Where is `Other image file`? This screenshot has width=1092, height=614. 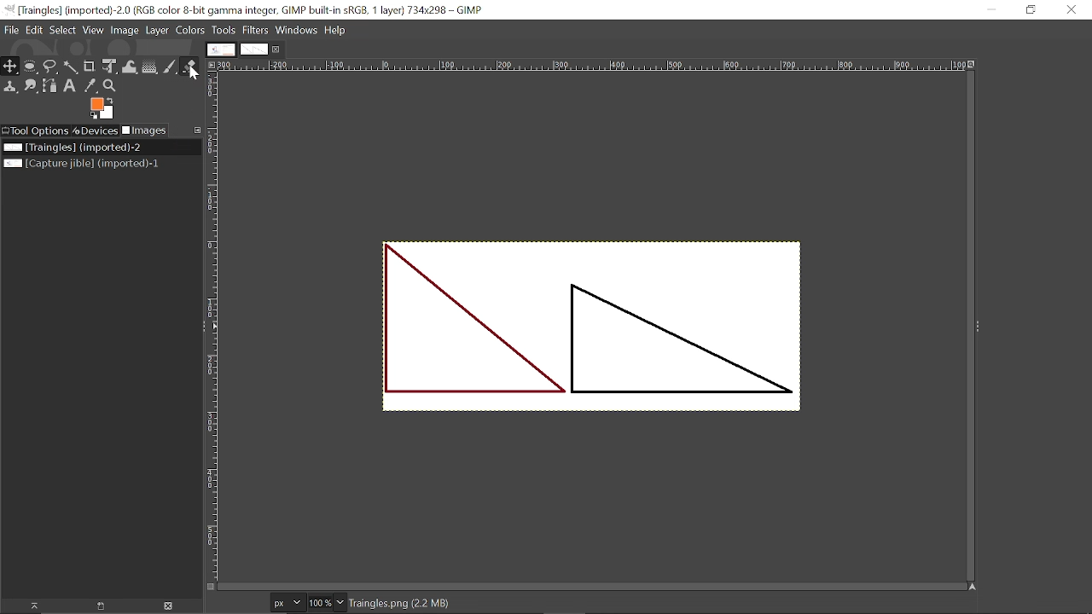
Other image file is located at coordinates (83, 164).